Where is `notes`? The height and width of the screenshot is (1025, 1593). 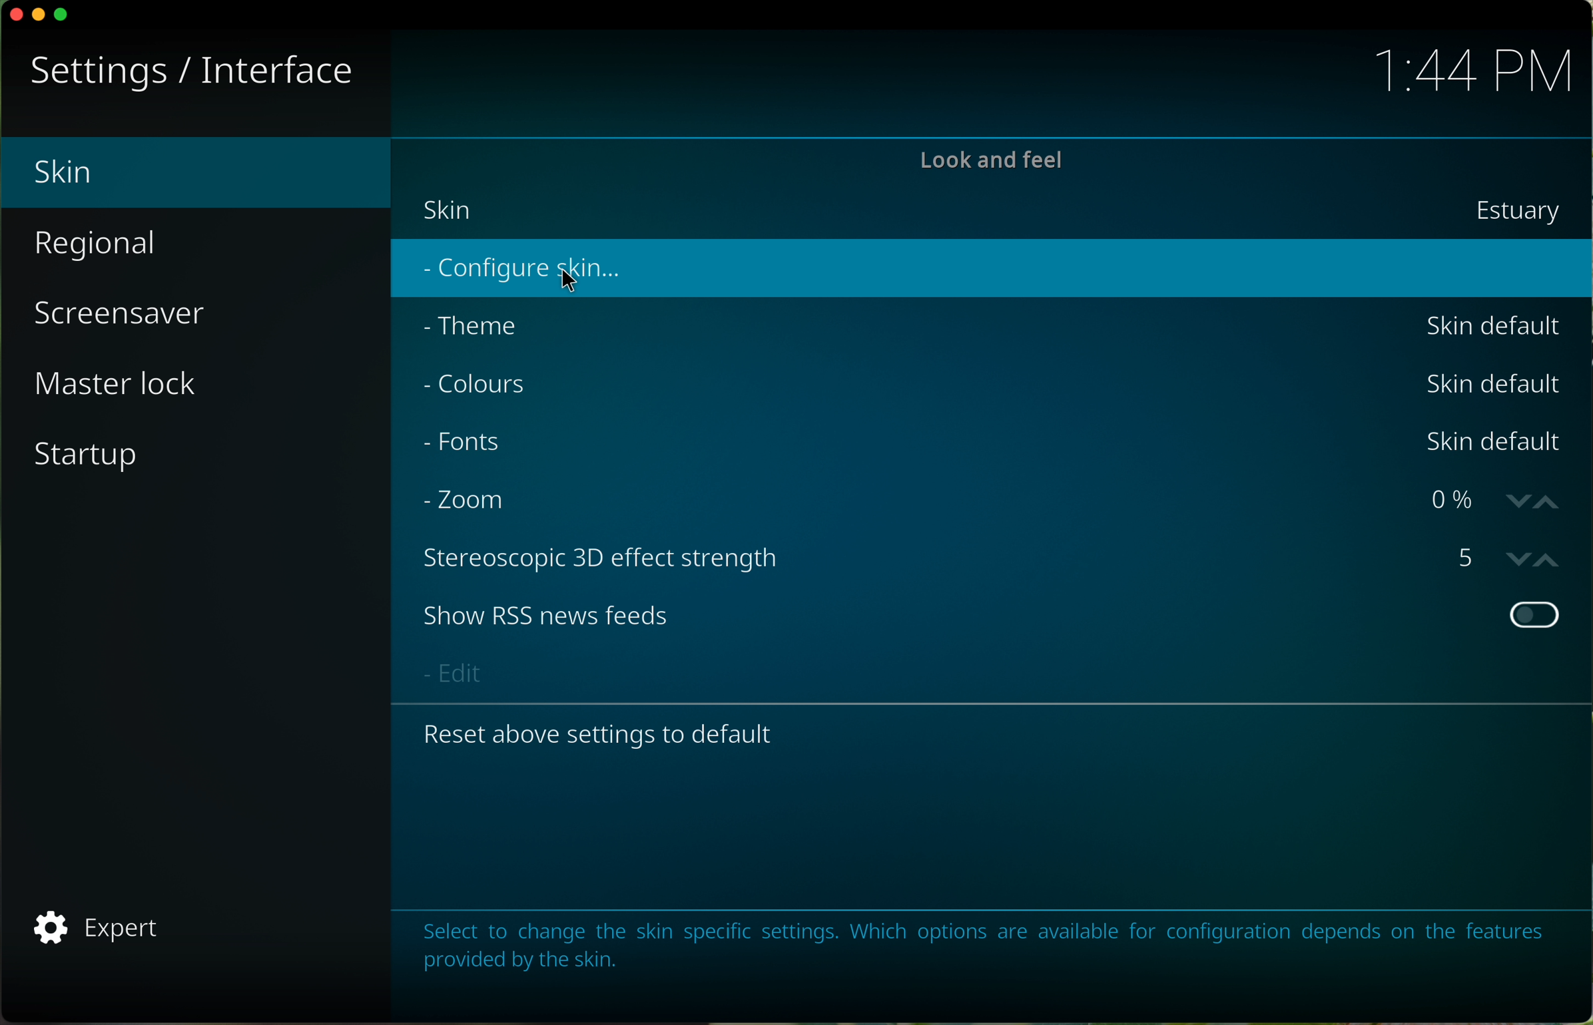
notes is located at coordinates (980, 944).